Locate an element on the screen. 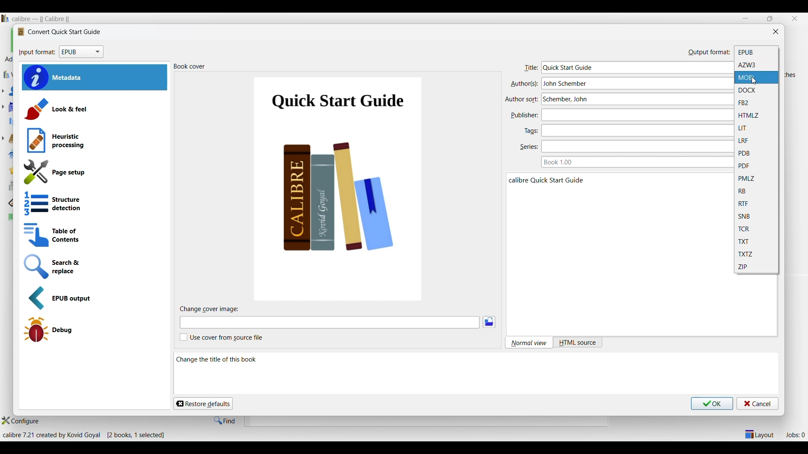 Image resolution: width=808 pixels, height=454 pixels. TCR is located at coordinates (756, 230).